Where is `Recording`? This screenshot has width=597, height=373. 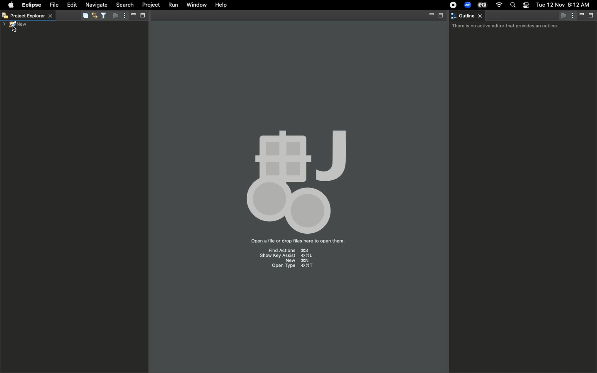
Recording is located at coordinates (451, 5).